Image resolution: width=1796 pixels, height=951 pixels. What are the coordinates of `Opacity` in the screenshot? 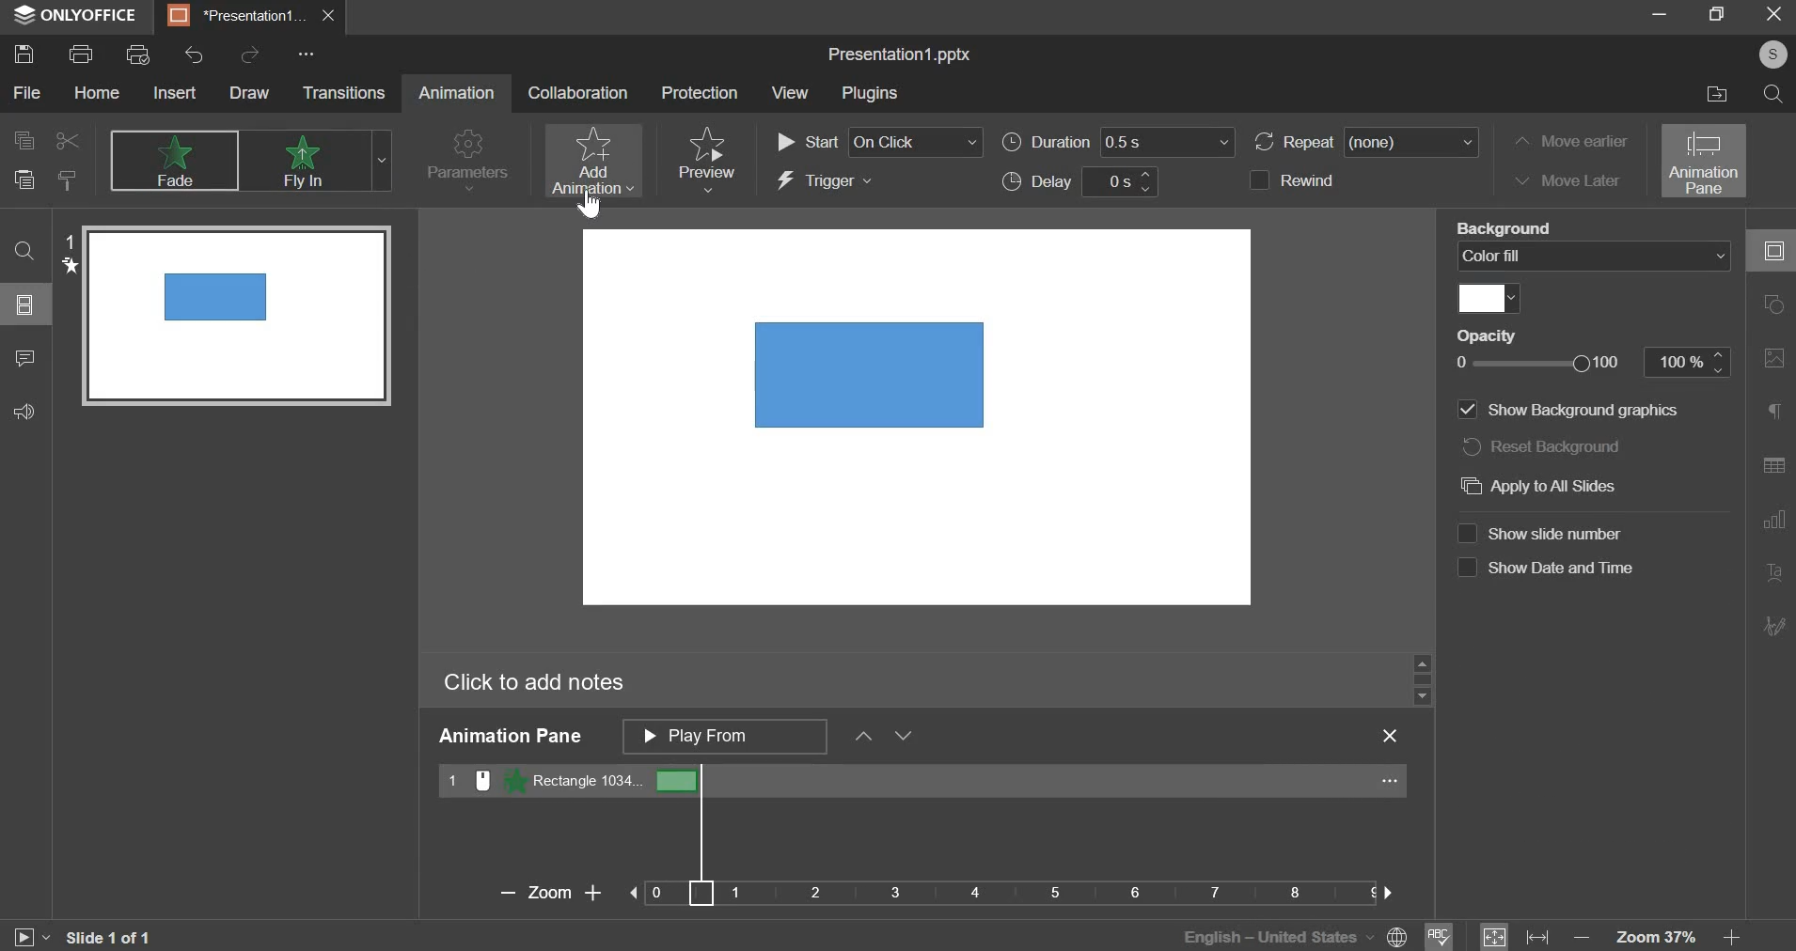 It's located at (1494, 335).